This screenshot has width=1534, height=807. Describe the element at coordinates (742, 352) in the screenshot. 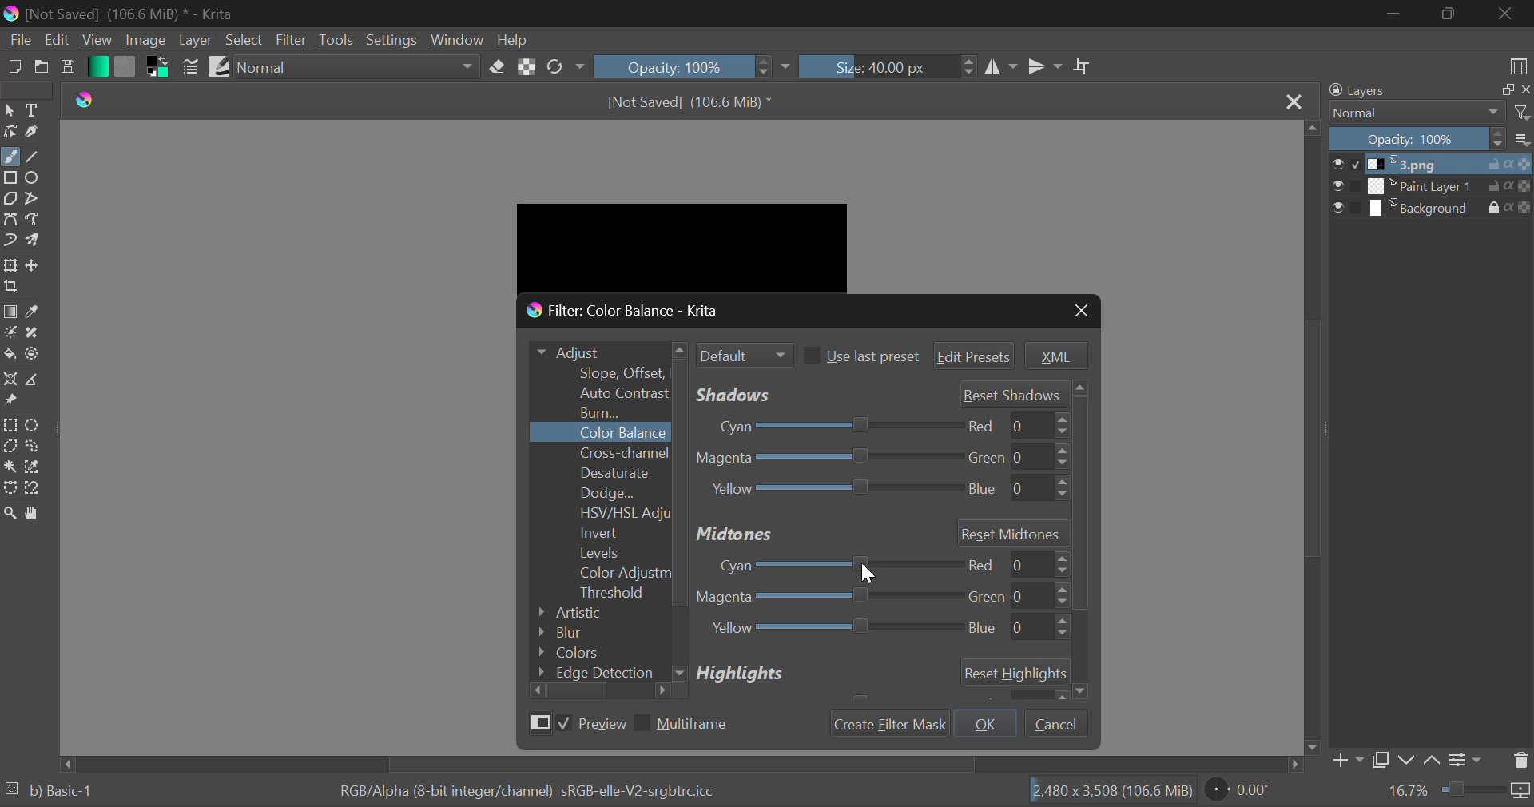

I see `Filter Mode` at that location.